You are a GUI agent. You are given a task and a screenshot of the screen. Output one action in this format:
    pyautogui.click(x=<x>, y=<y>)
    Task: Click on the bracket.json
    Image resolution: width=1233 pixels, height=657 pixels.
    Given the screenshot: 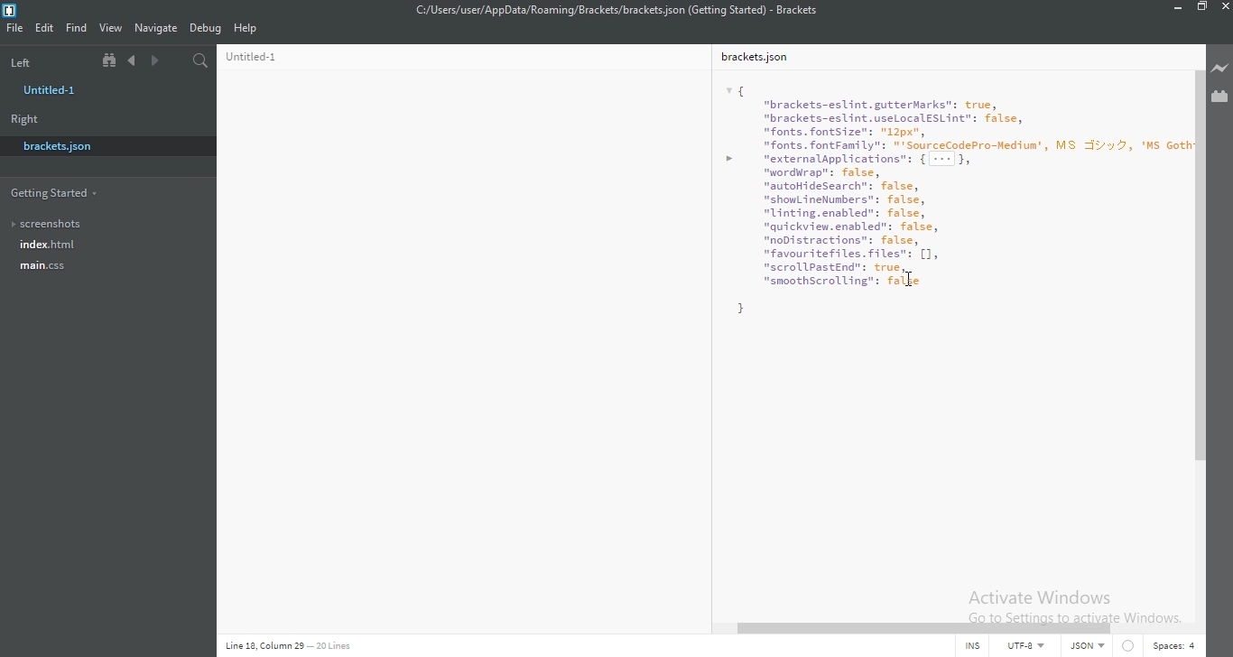 What is the action you would take?
    pyautogui.click(x=461, y=333)
    